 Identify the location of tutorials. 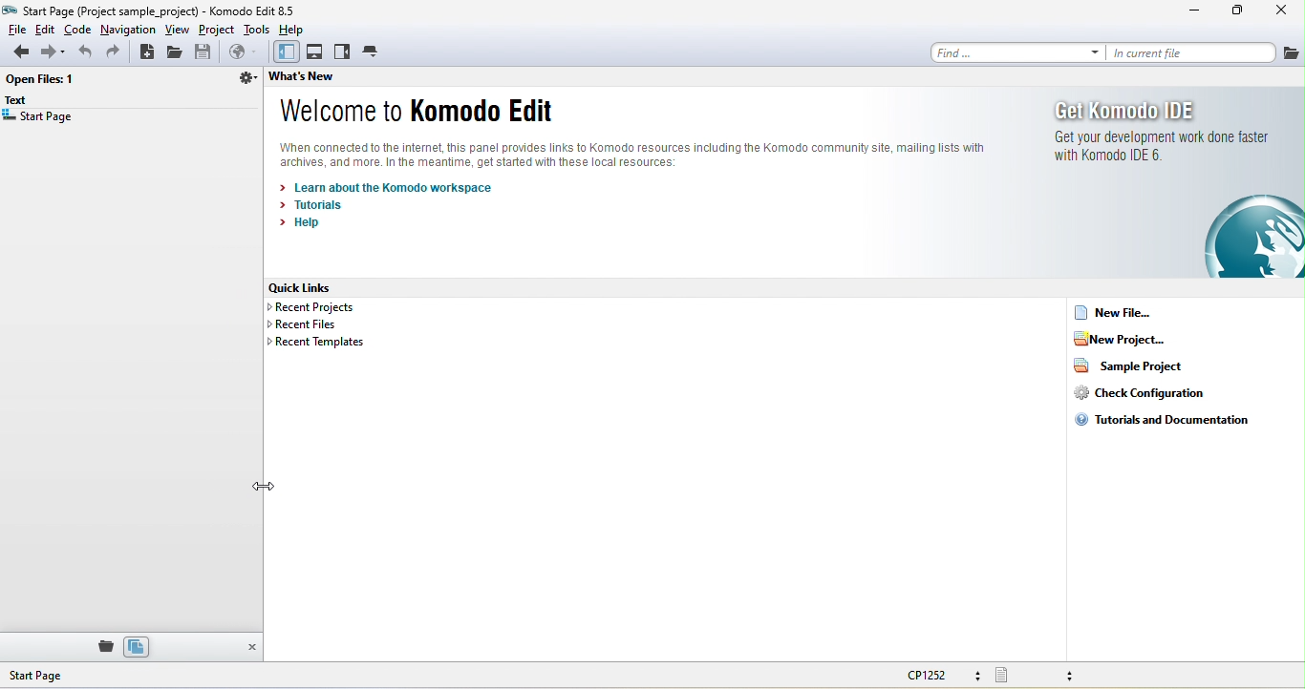
(319, 205).